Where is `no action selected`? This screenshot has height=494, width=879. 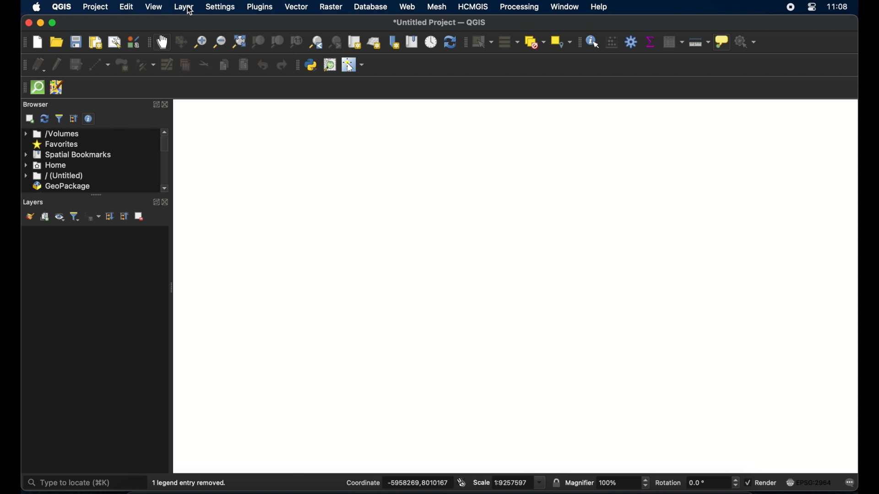 no action selected is located at coordinates (747, 42).